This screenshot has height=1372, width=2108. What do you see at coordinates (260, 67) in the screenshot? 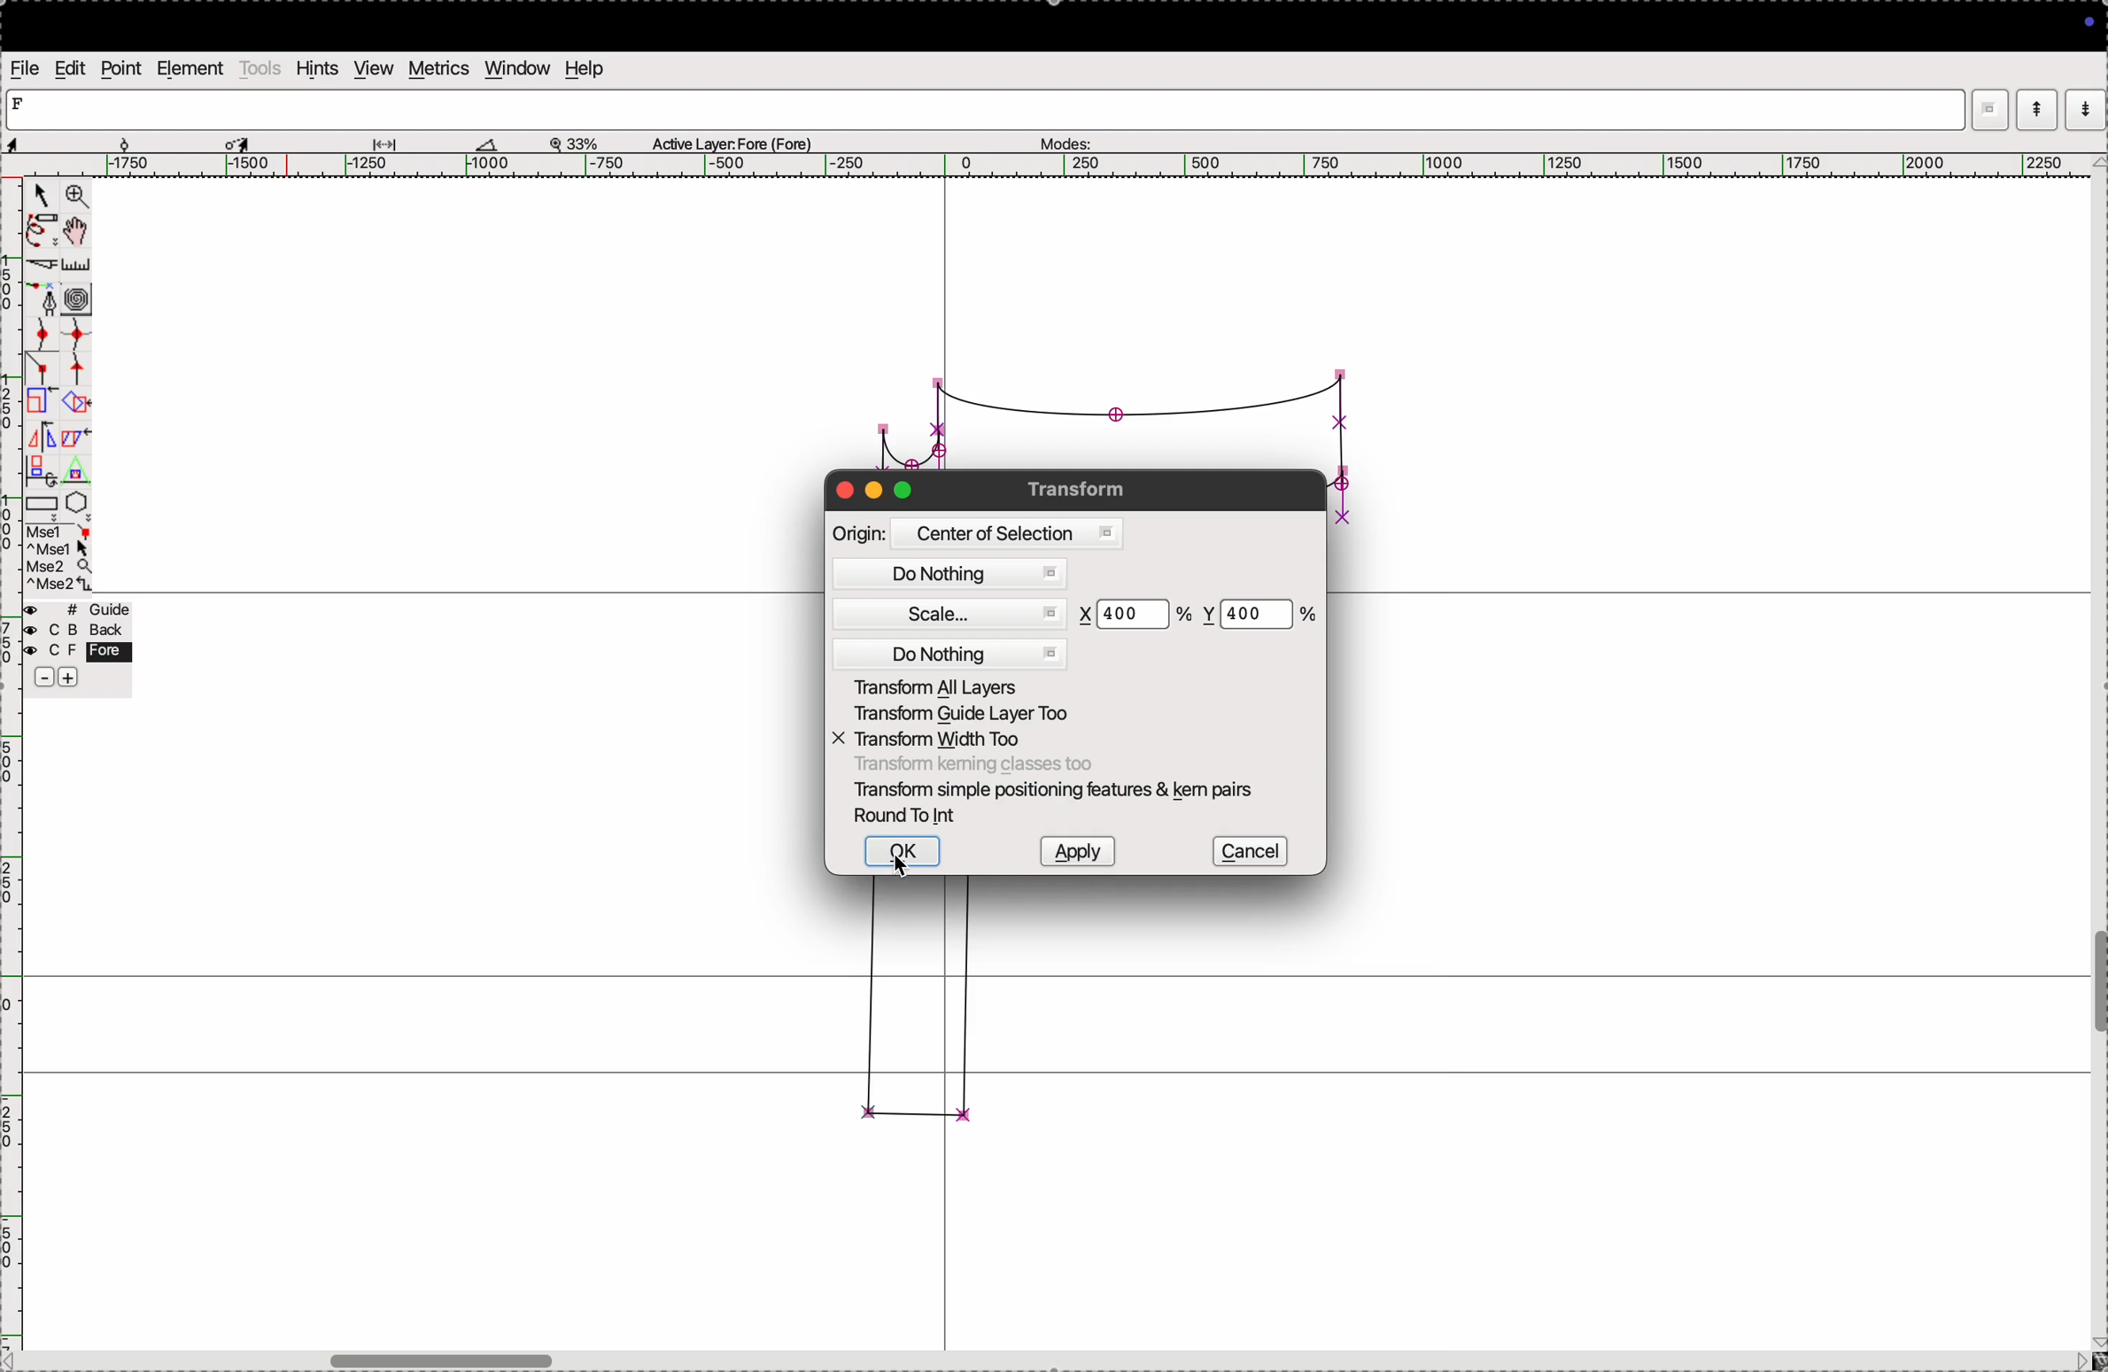
I see `tools` at bounding box center [260, 67].